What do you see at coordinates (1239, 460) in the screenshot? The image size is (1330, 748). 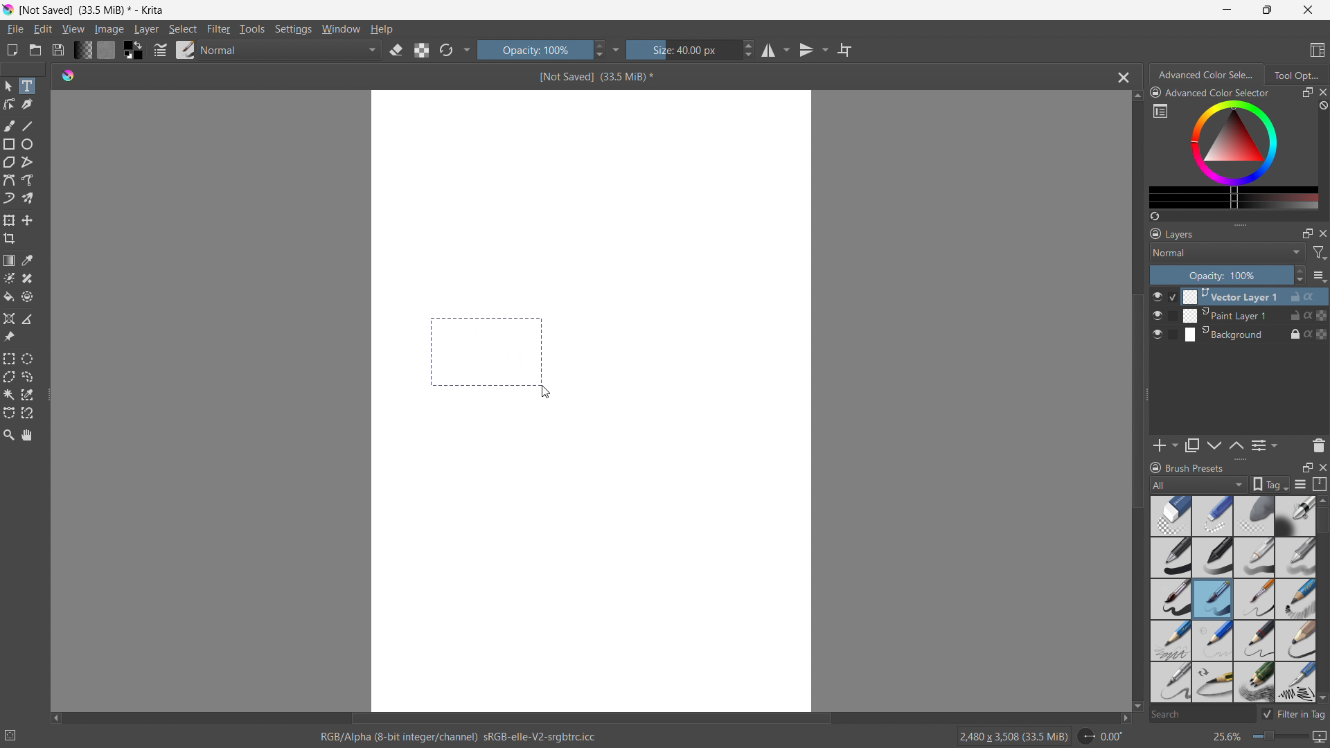 I see `resize ` at bounding box center [1239, 460].